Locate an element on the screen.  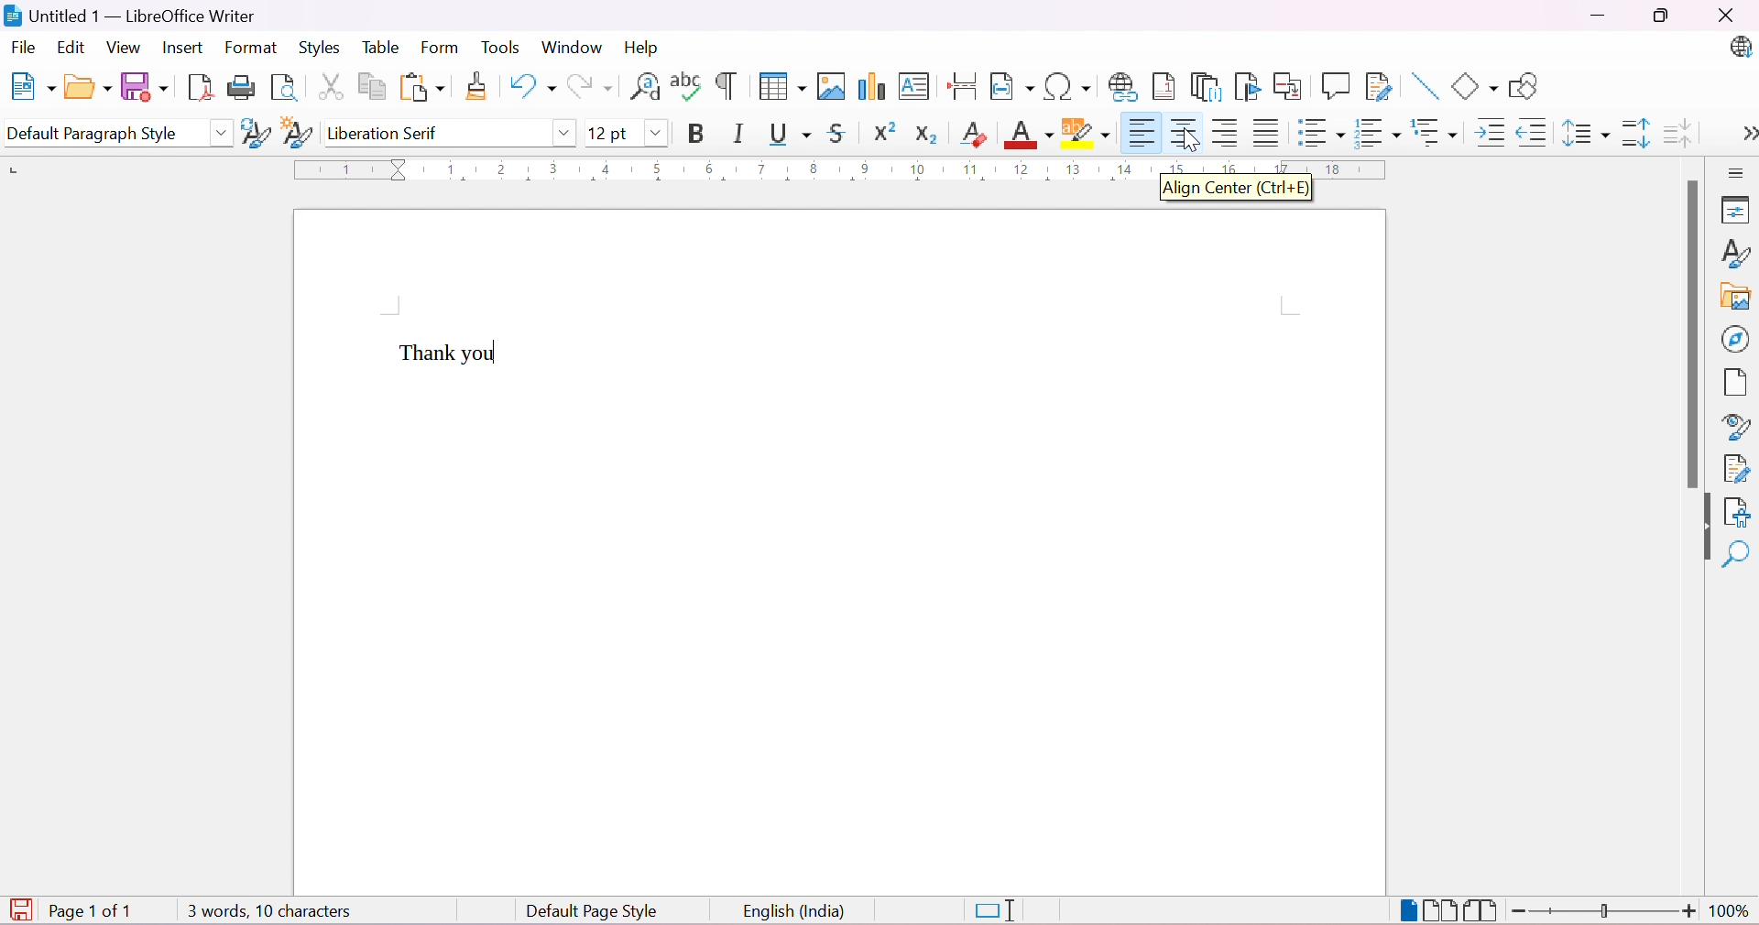
Show Draw Functions is located at coordinates (1524, 86).